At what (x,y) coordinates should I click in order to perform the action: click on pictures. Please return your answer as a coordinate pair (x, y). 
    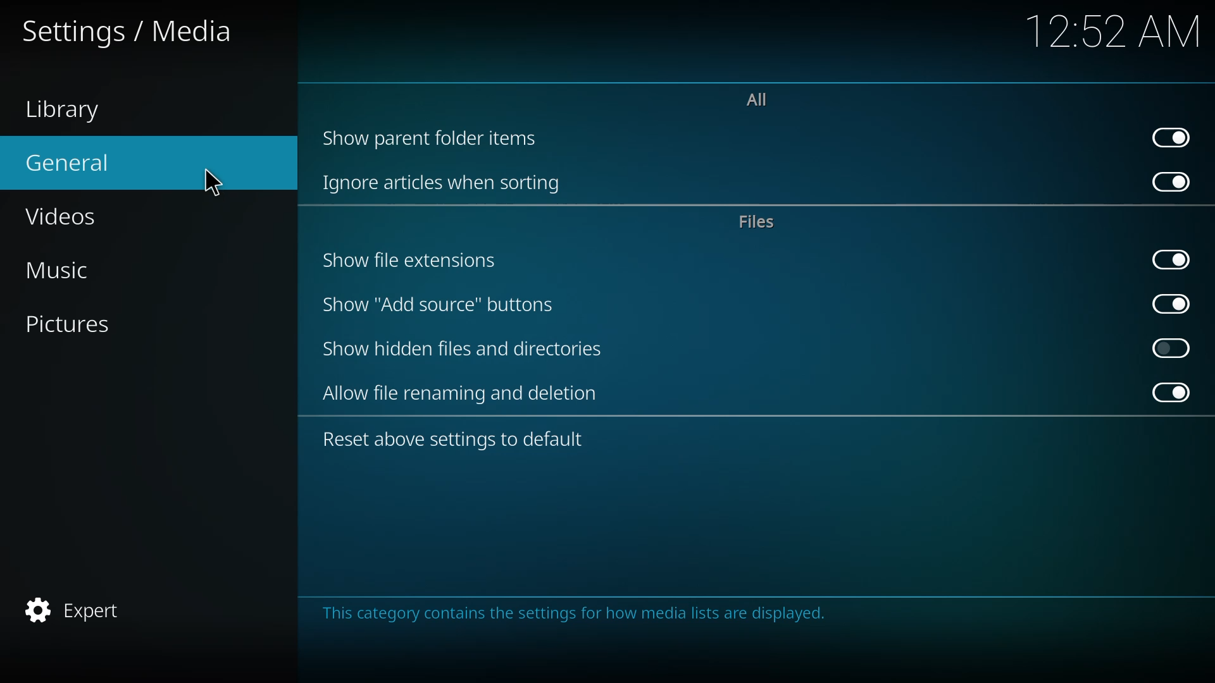
    Looking at the image, I should click on (84, 326).